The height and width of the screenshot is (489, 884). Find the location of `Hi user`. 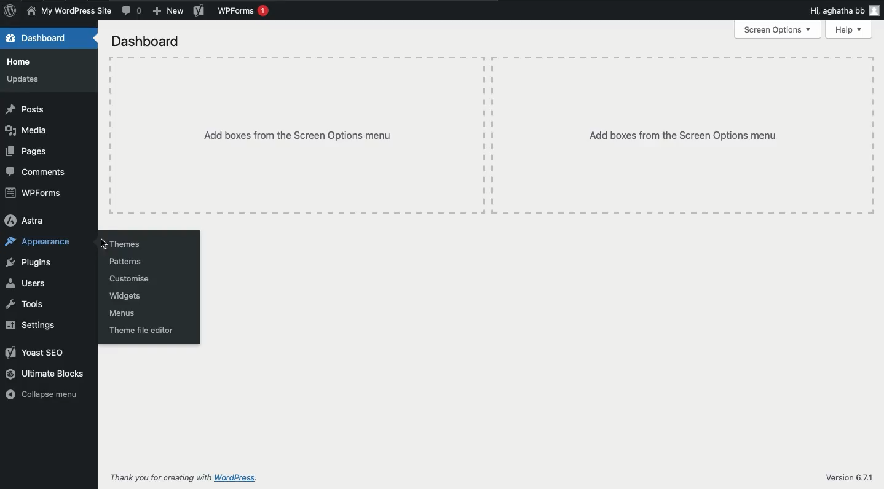

Hi user is located at coordinates (843, 11).